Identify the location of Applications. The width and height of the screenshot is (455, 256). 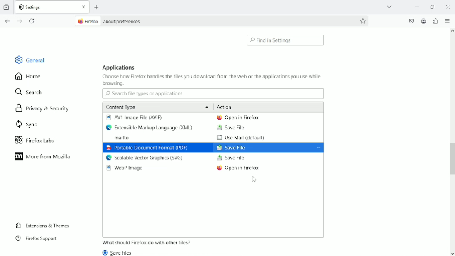
(119, 67).